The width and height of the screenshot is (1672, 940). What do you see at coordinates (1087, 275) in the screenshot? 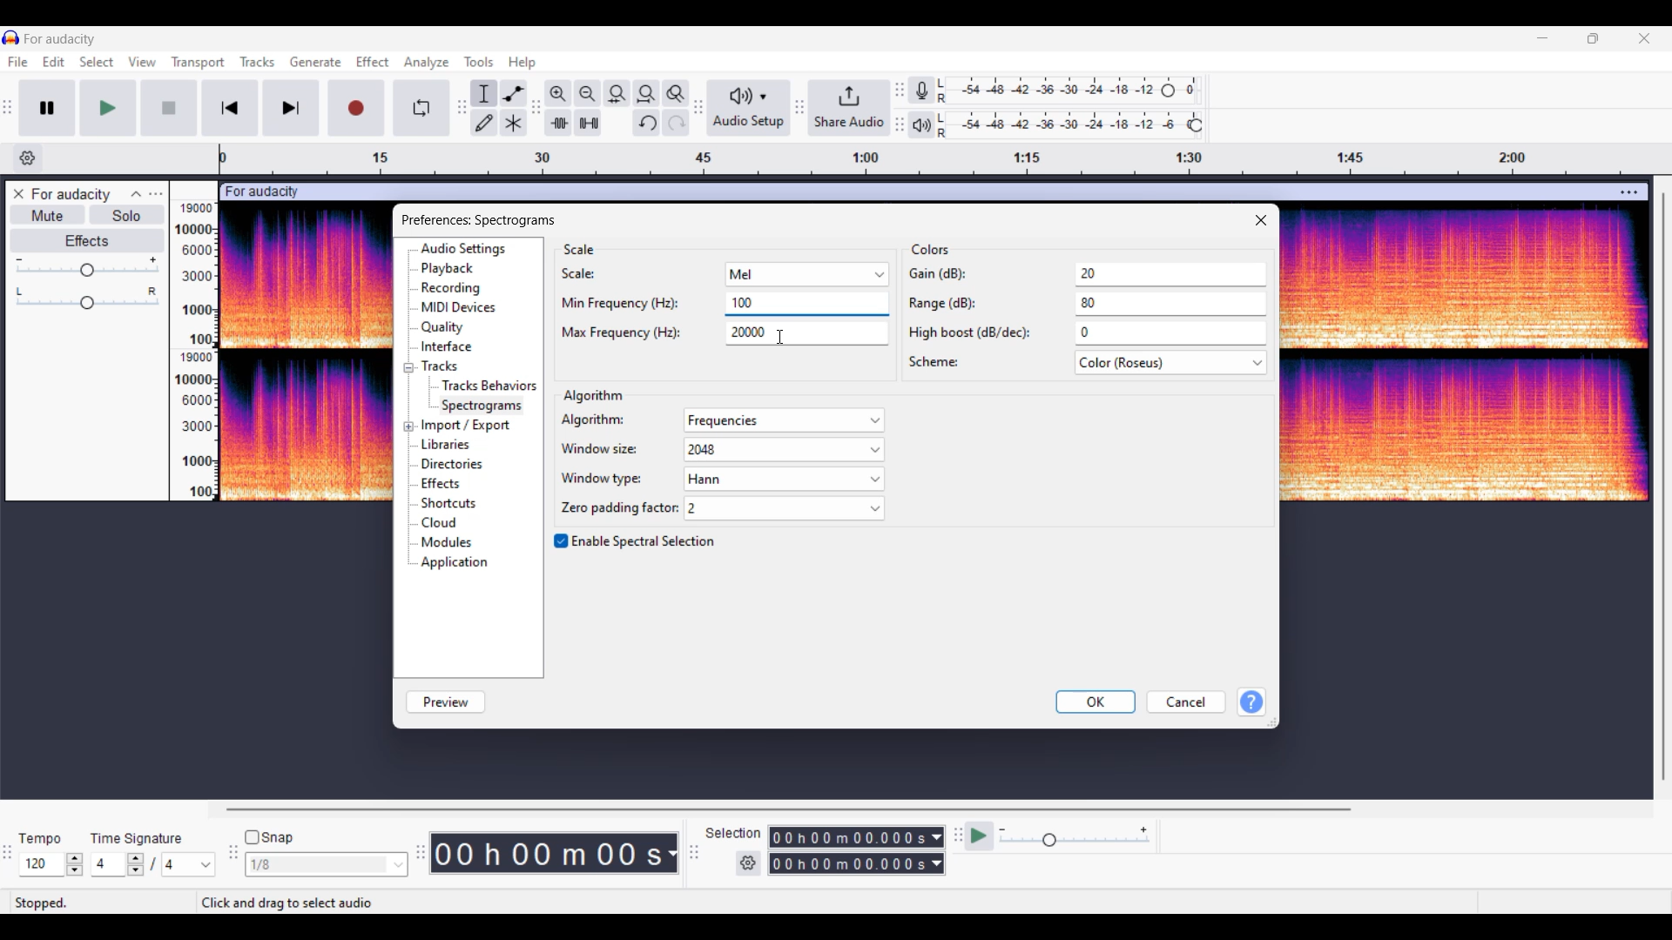
I see `gain` at bounding box center [1087, 275].